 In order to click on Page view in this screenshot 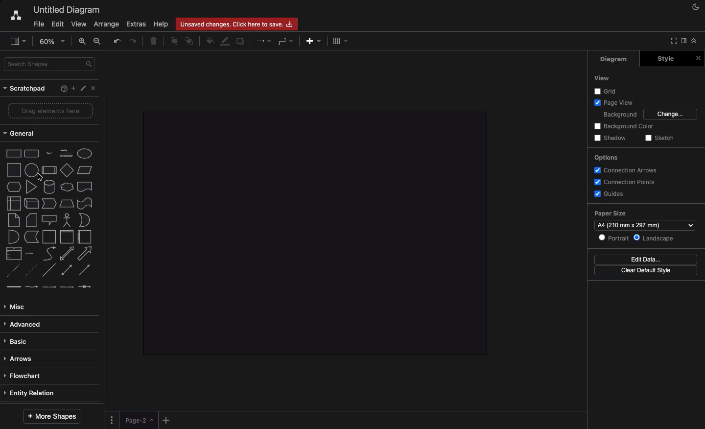, I will do `click(615, 103)`.